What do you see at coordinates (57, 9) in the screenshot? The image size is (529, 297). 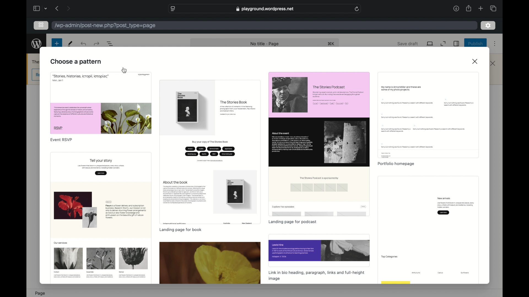 I see `previous page` at bounding box center [57, 9].